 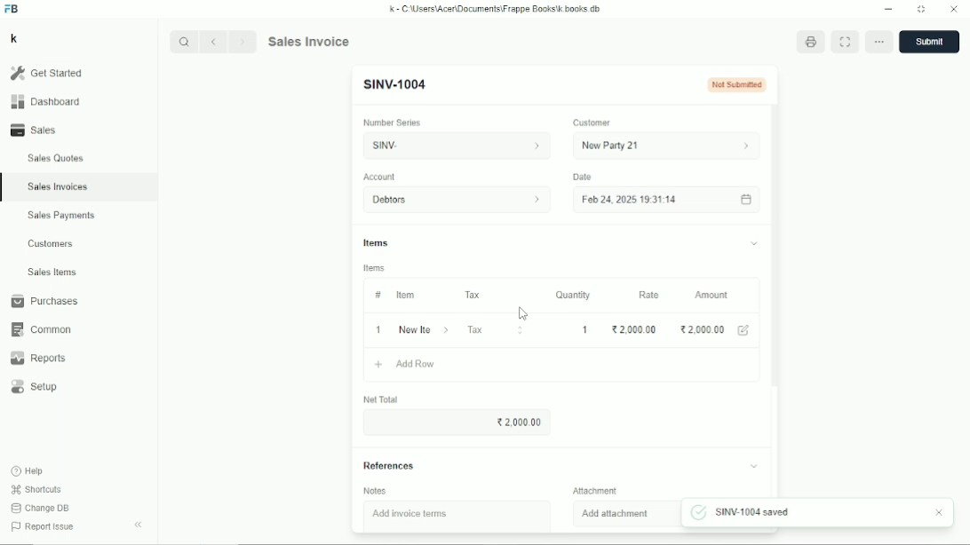 What do you see at coordinates (745, 330) in the screenshot?
I see `Edit` at bounding box center [745, 330].